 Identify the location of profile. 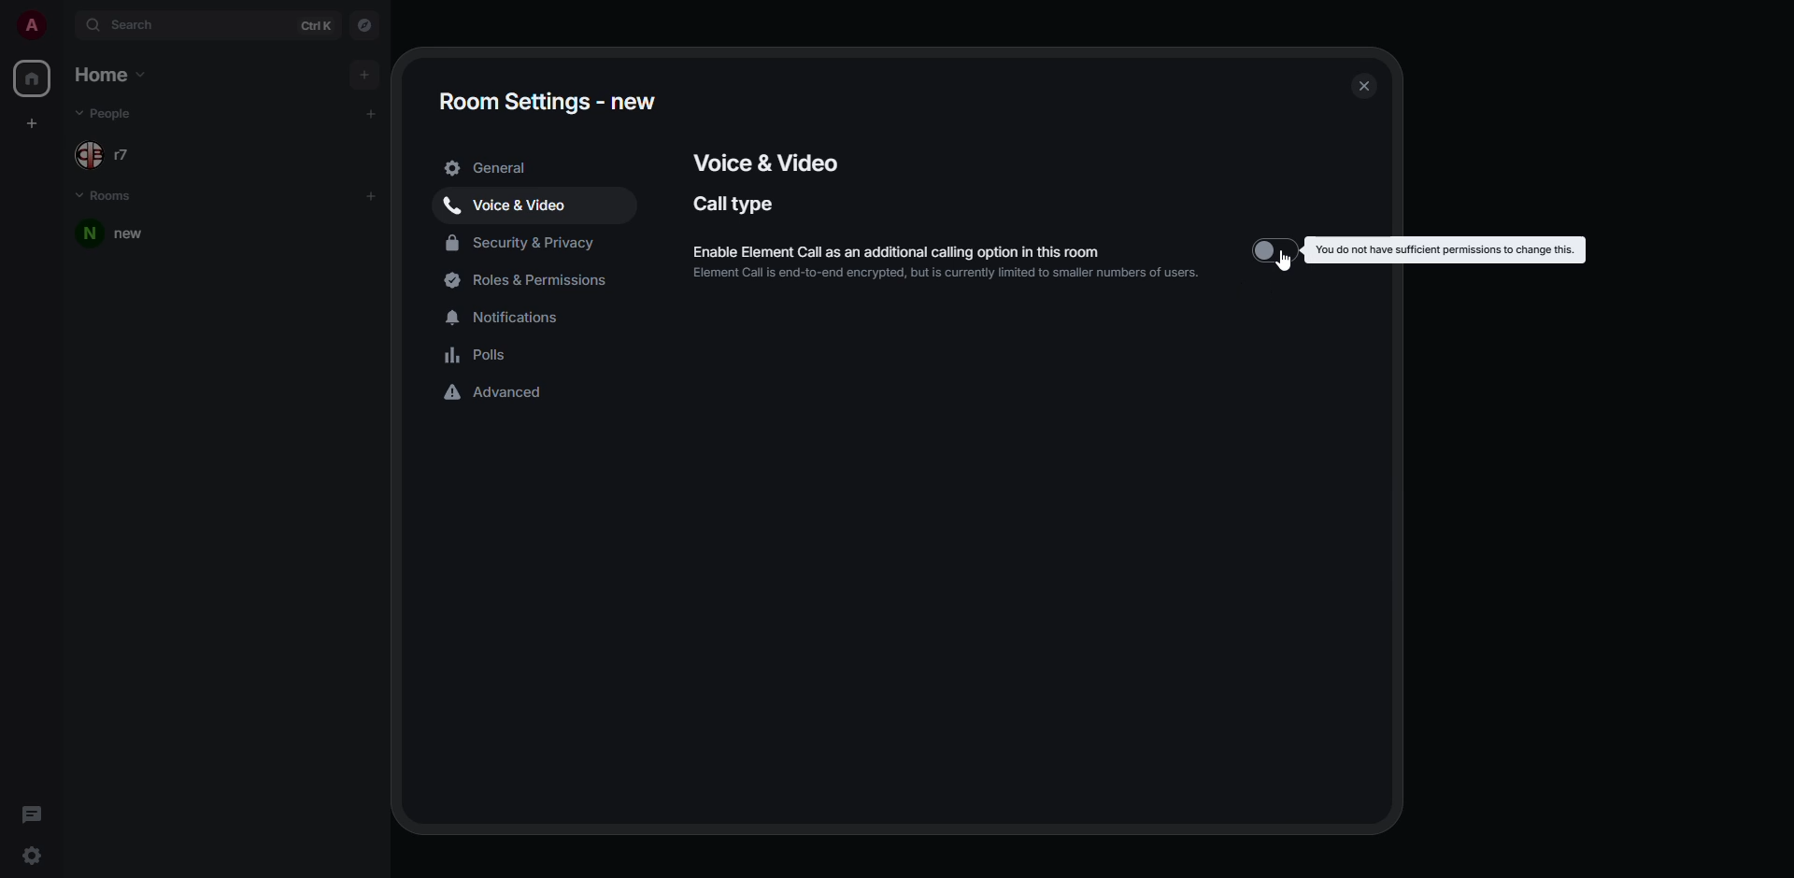
(31, 24).